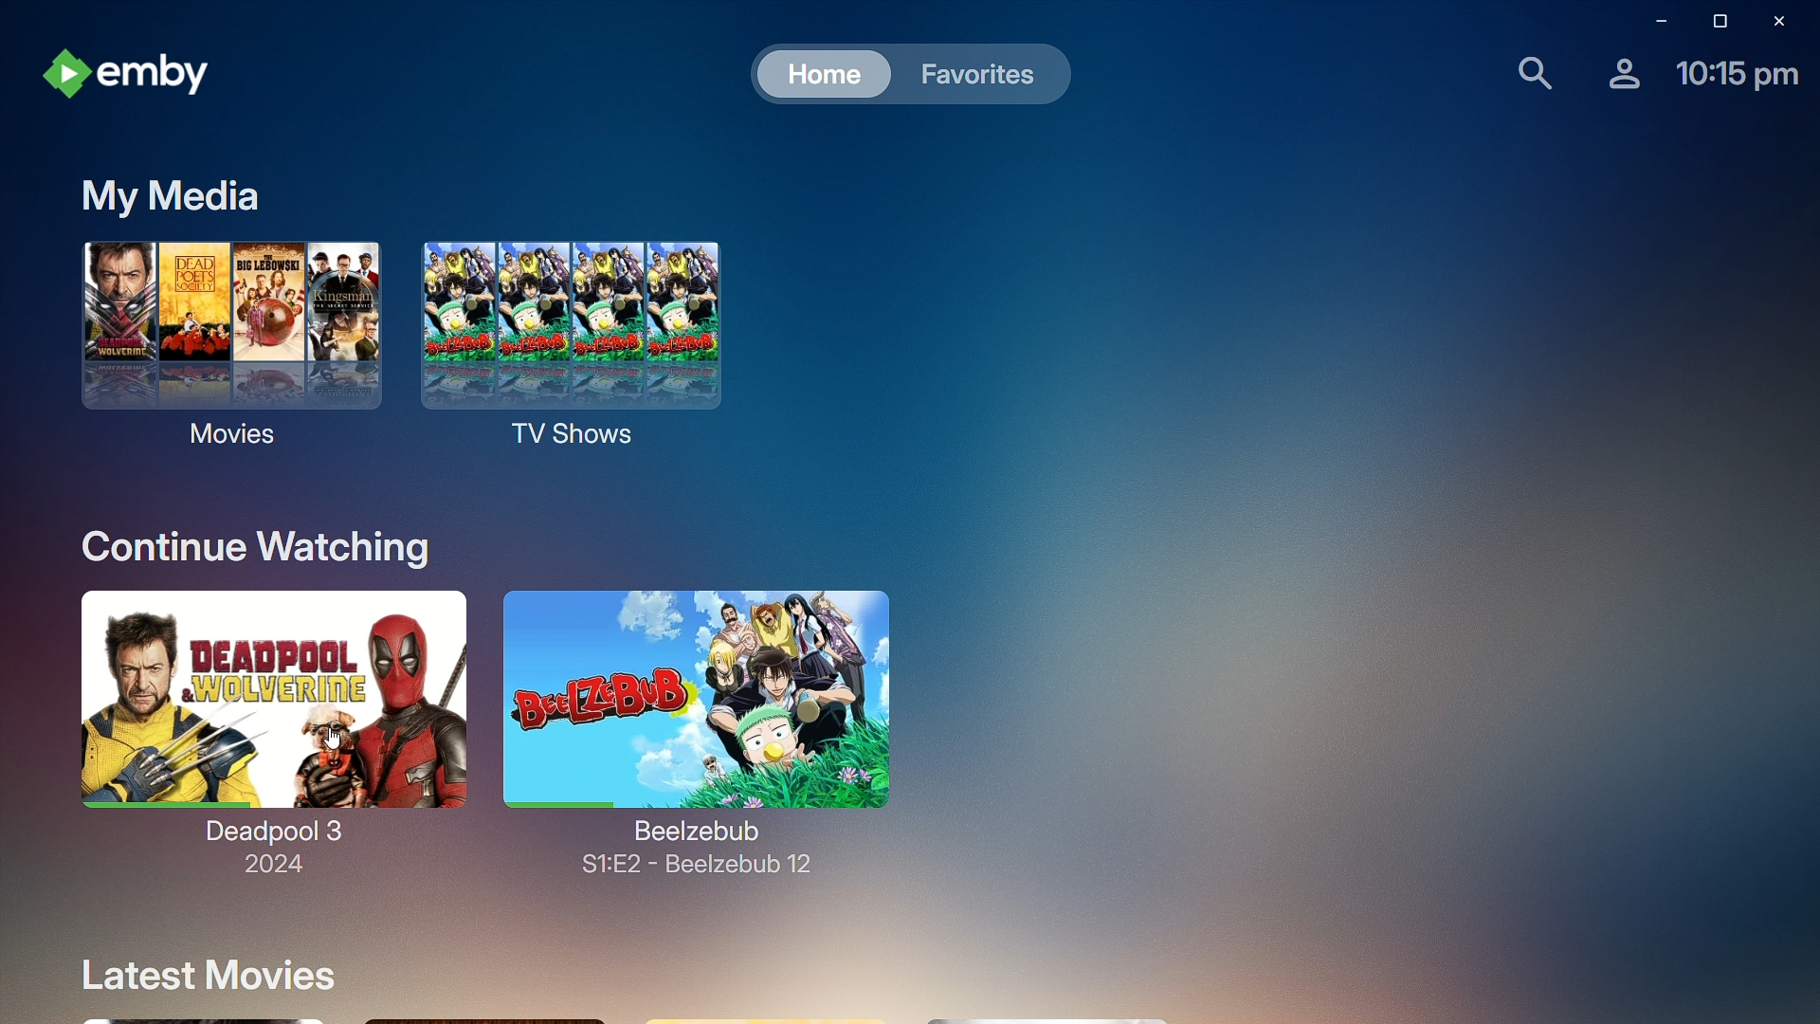 This screenshot has width=1820, height=1024. What do you see at coordinates (703, 712) in the screenshot?
I see `Beelzebub` at bounding box center [703, 712].